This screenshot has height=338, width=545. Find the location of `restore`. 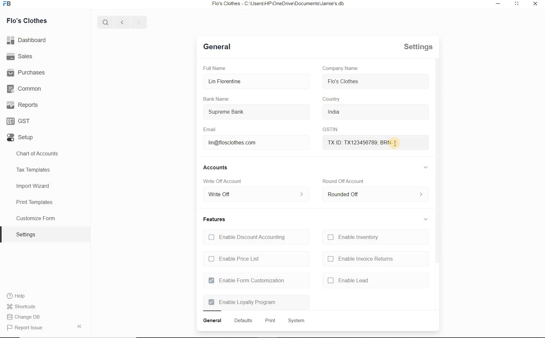

restore is located at coordinates (499, 5).